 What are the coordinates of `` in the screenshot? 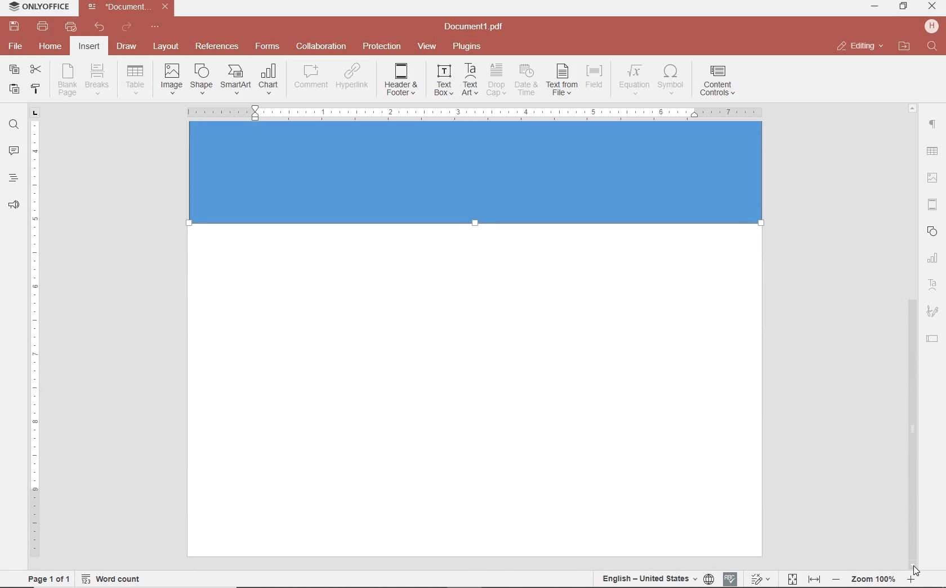 It's located at (931, 152).